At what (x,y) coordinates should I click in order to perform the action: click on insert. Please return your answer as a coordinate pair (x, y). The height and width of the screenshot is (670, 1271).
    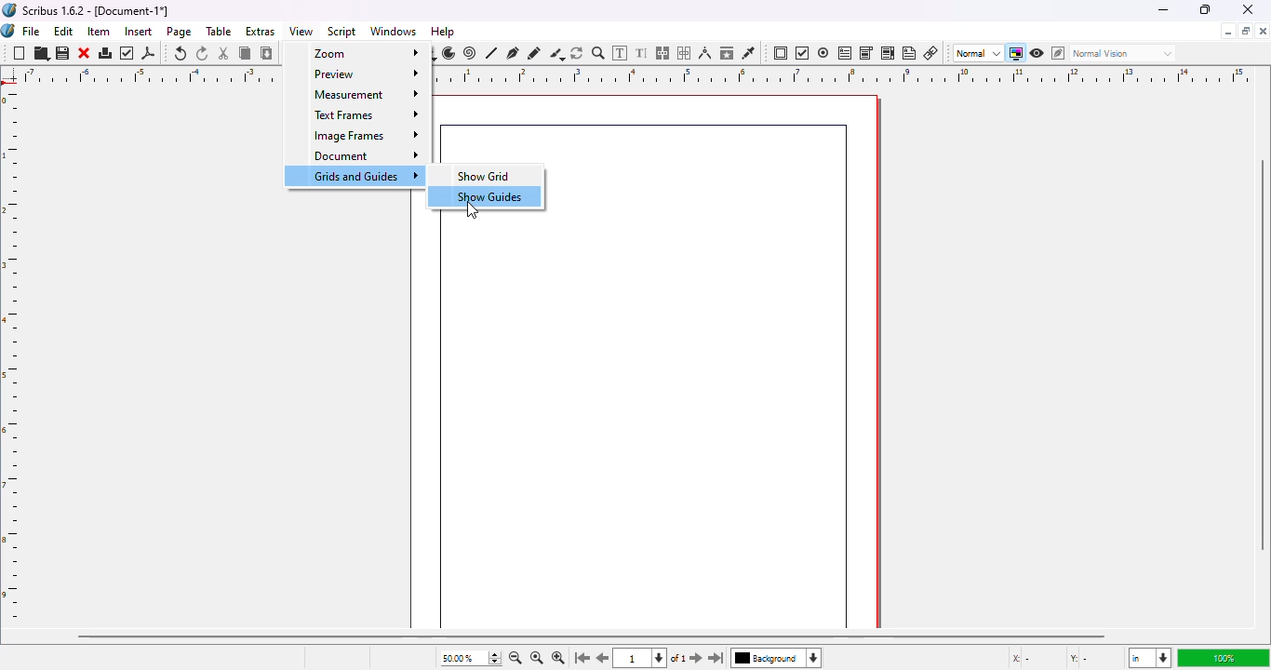
    Looking at the image, I should click on (139, 31).